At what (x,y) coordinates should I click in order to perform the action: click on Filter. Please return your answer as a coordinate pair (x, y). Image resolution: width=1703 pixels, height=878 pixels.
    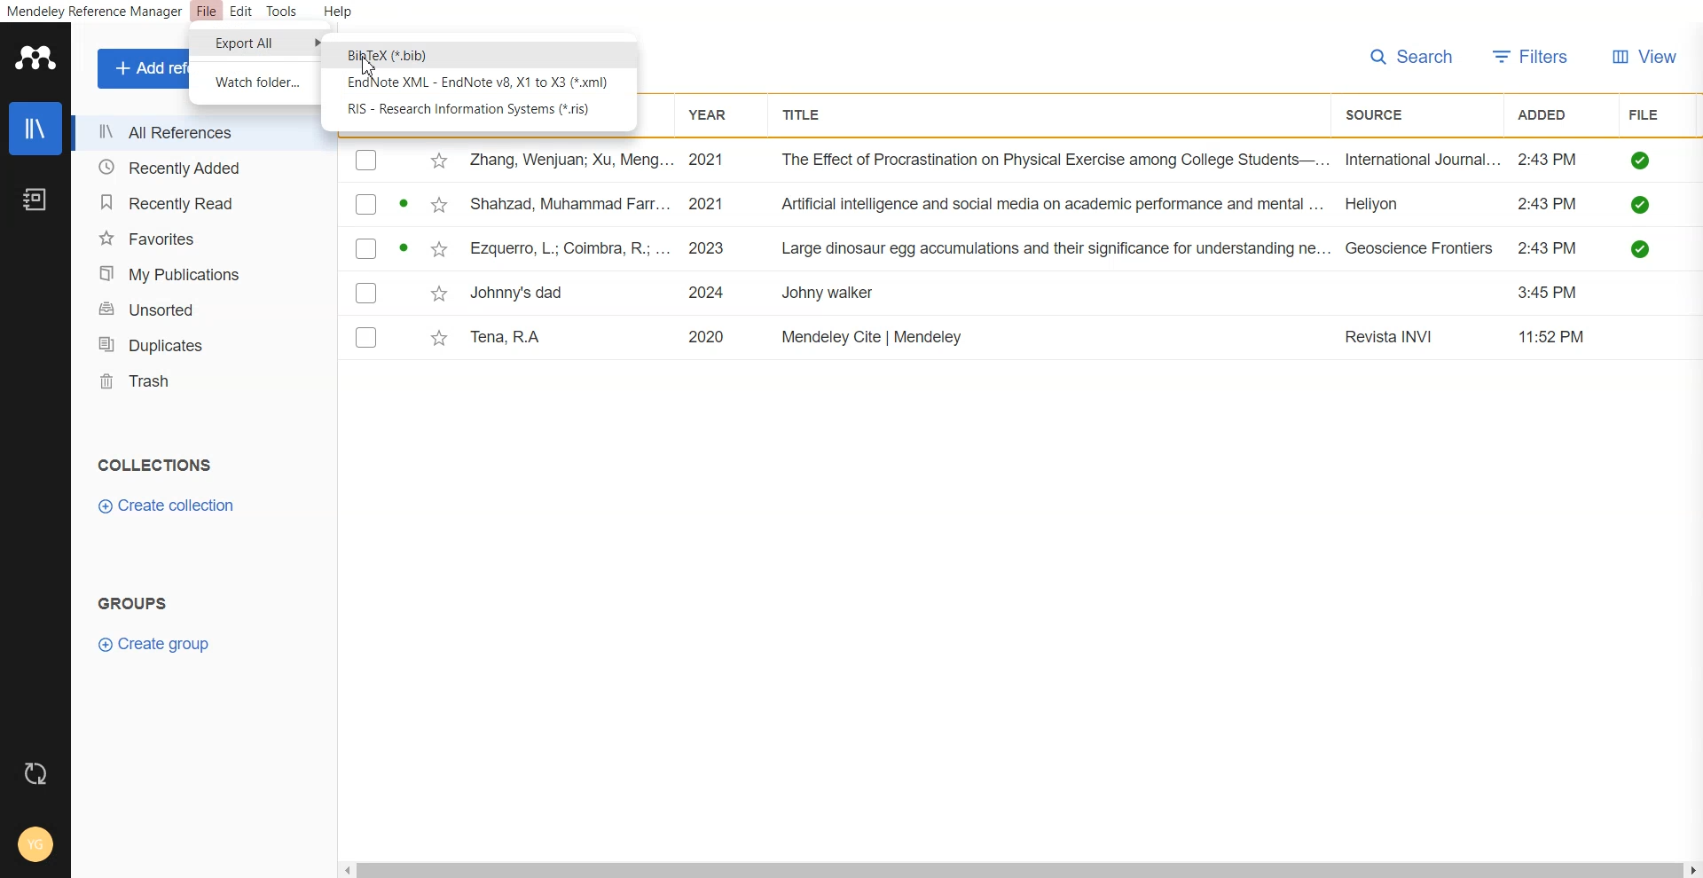
    Looking at the image, I should click on (1532, 58).